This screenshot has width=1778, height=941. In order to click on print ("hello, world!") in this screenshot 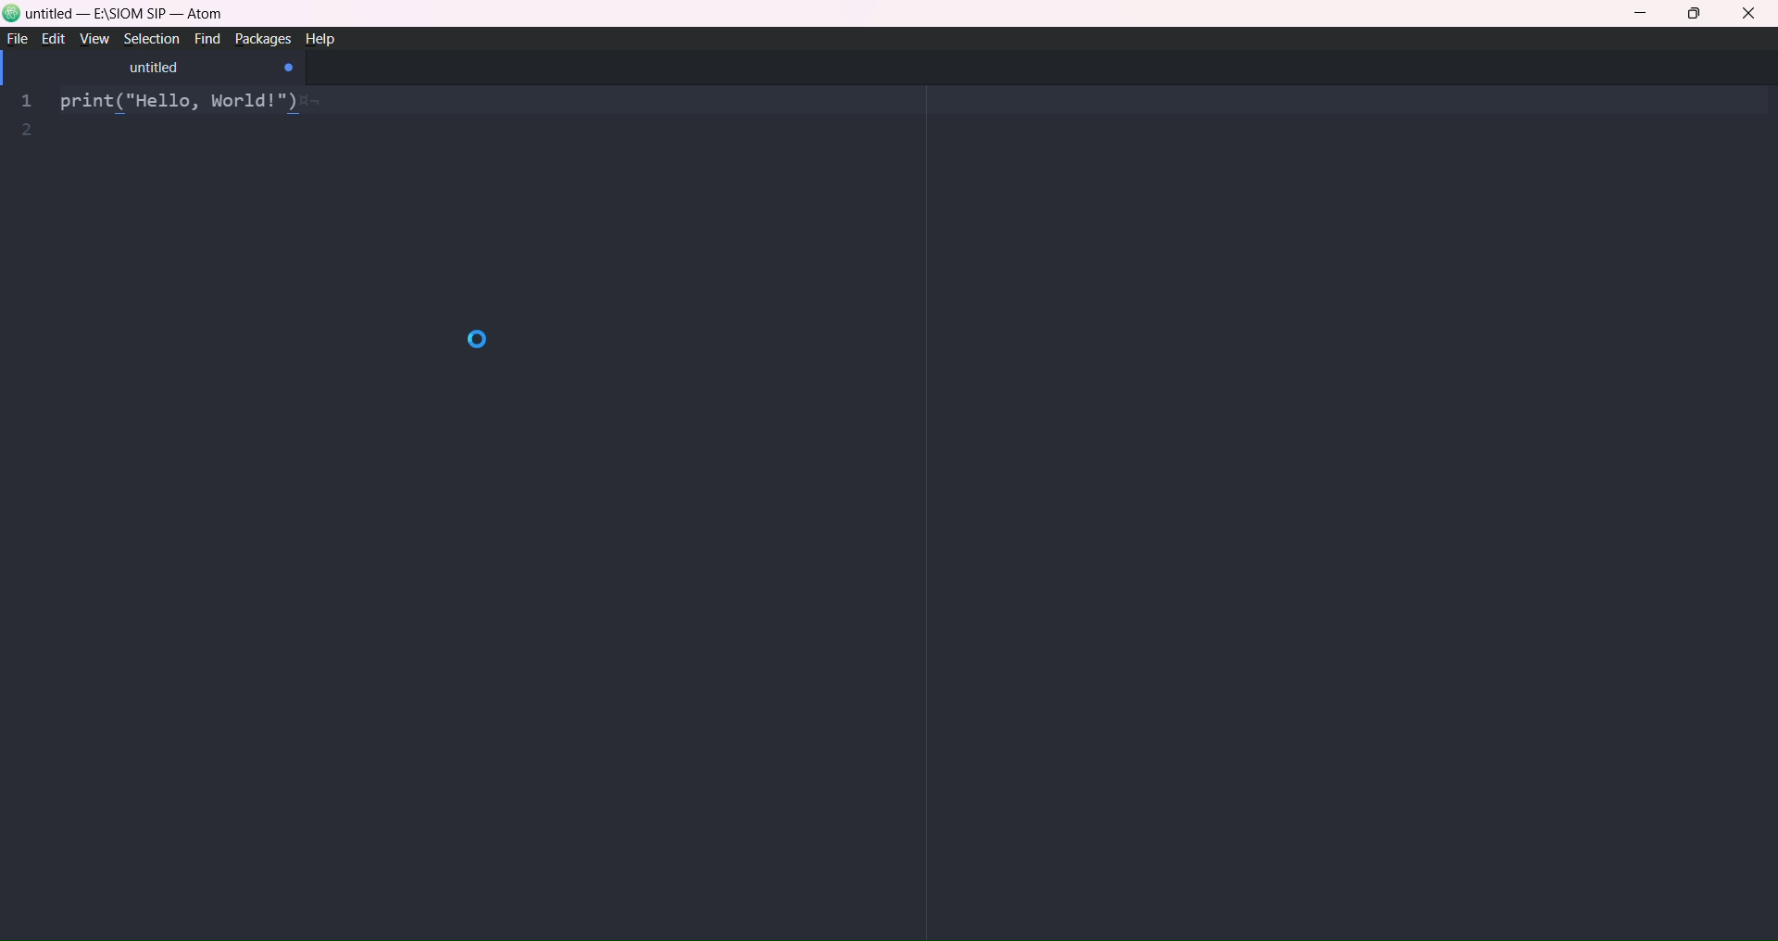, I will do `click(190, 102)`.